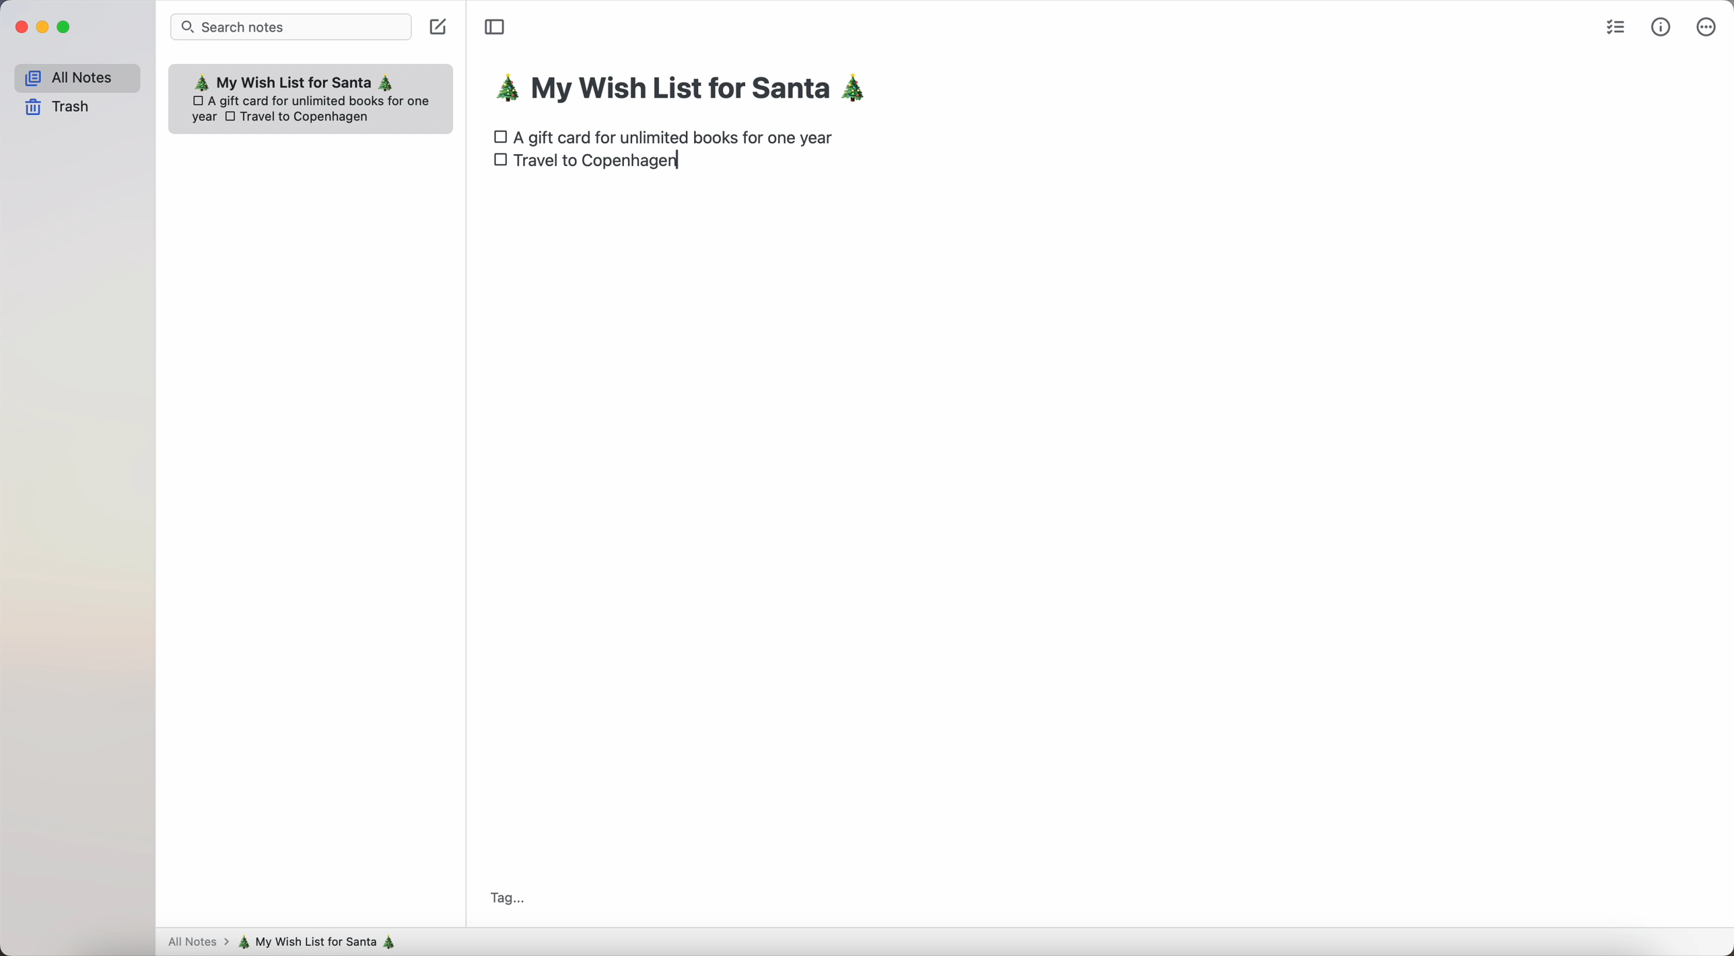  What do you see at coordinates (312, 108) in the screenshot?
I see `A gift card for unlimited books for oneyear Travel to Copenhagen` at bounding box center [312, 108].